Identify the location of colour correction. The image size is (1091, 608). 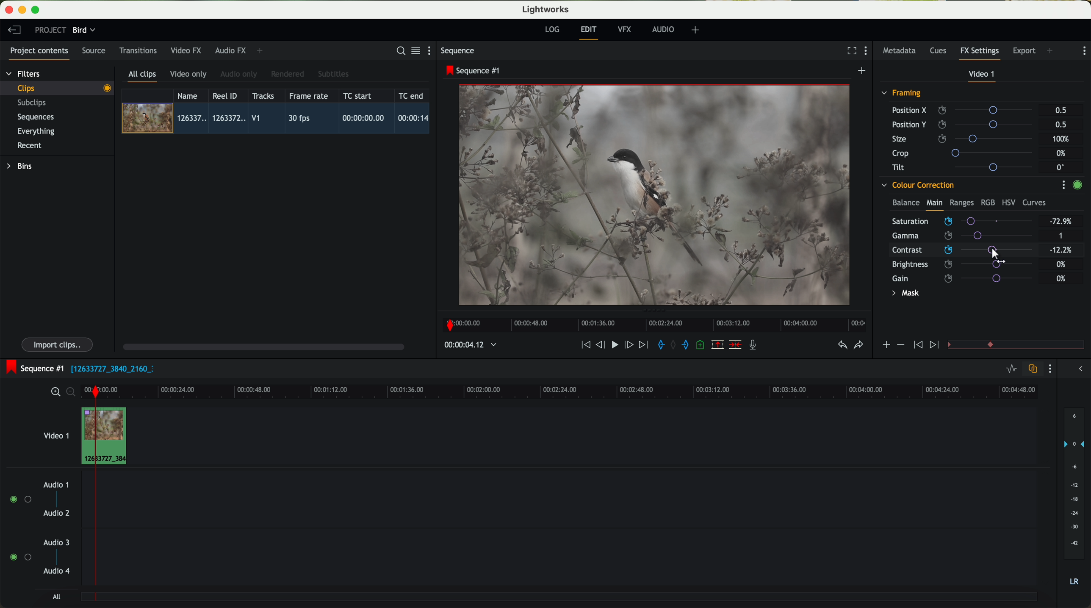
(917, 185).